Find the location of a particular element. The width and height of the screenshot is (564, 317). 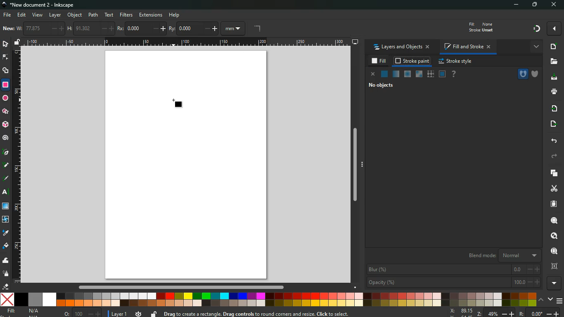

ellipse is located at coordinates (5, 97).